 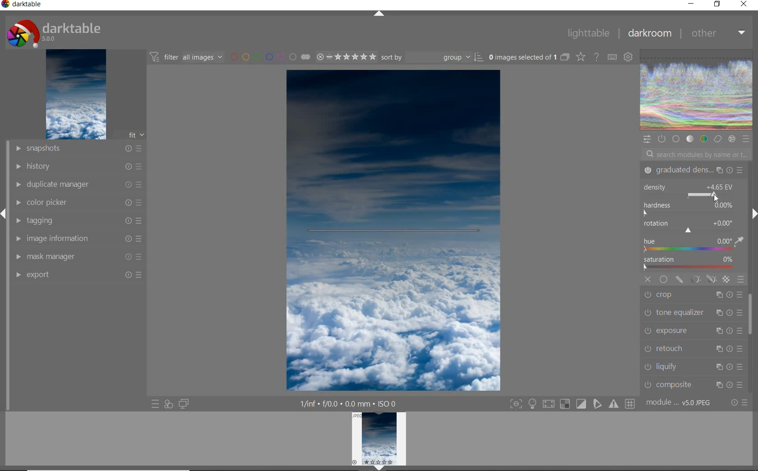 What do you see at coordinates (662, 139) in the screenshot?
I see `SHOW ONLY ACTIVE MODULES` at bounding box center [662, 139].